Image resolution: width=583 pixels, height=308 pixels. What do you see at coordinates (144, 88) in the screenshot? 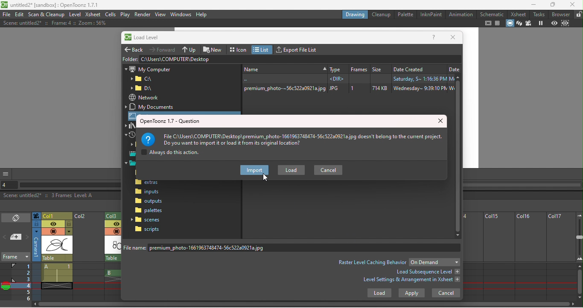
I see `Folder` at bounding box center [144, 88].